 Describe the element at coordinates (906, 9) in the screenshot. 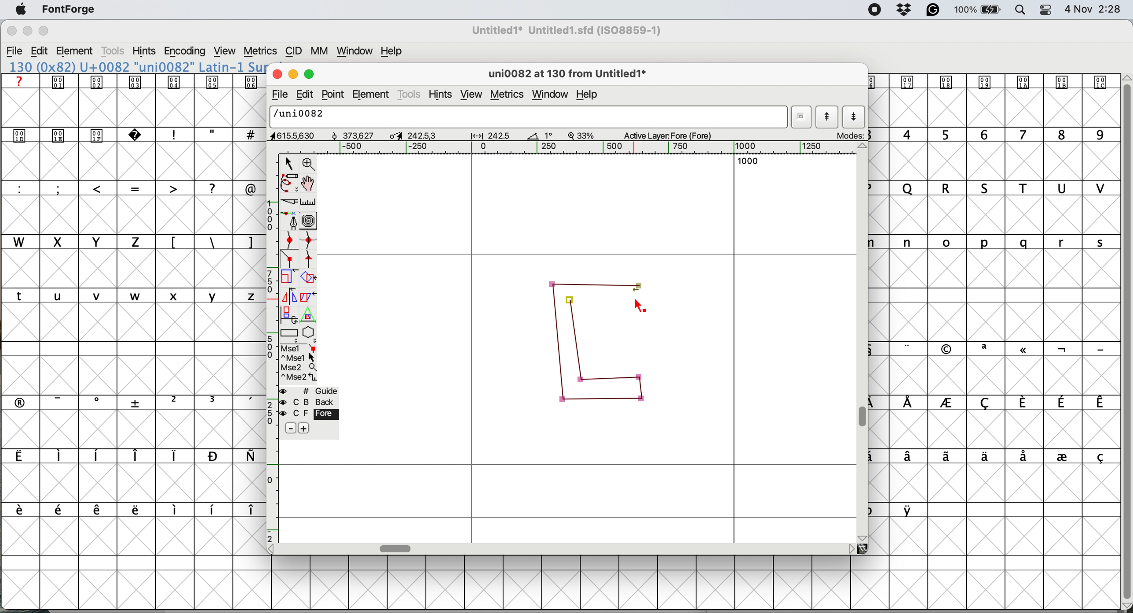

I see `dropbox` at that location.